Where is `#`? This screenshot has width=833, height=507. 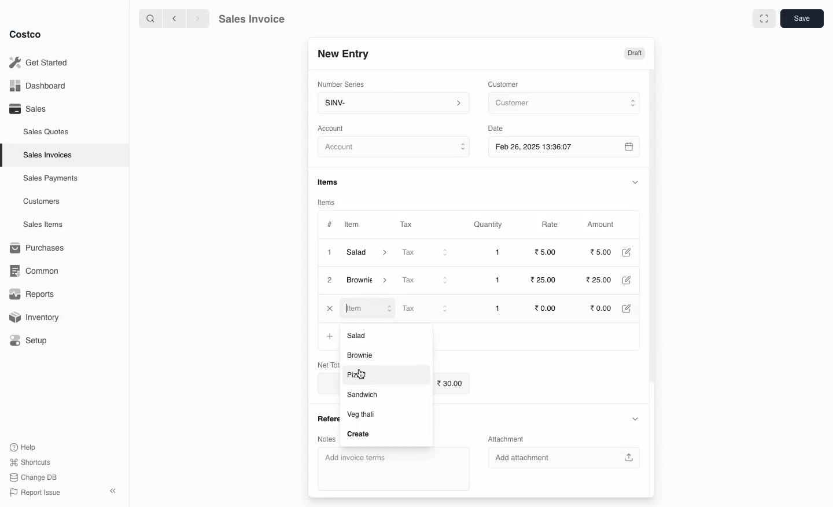 # is located at coordinates (330, 223).